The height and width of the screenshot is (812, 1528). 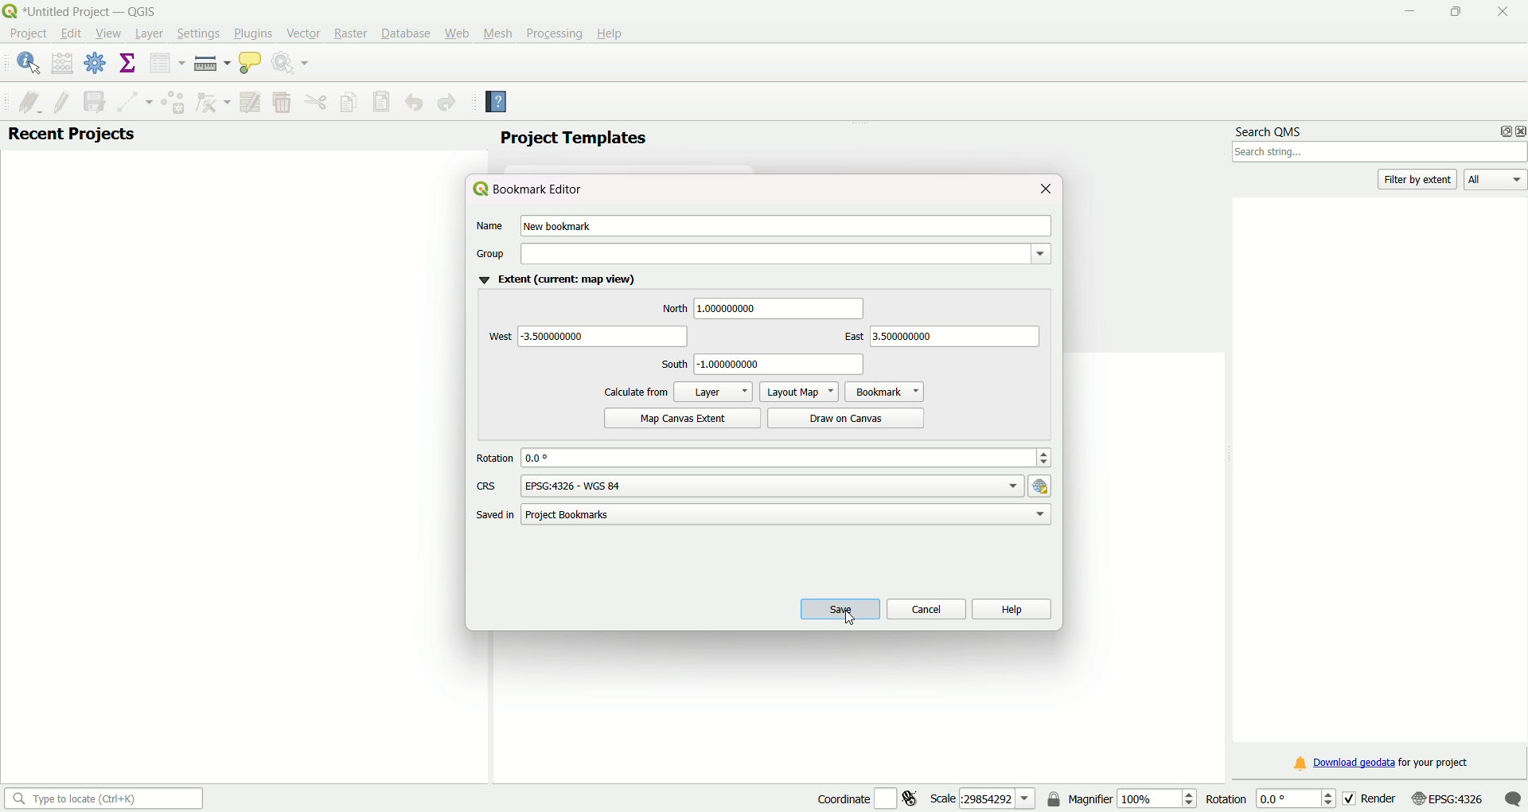 What do you see at coordinates (92, 100) in the screenshot?
I see `save layer edit` at bounding box center [92, 100].